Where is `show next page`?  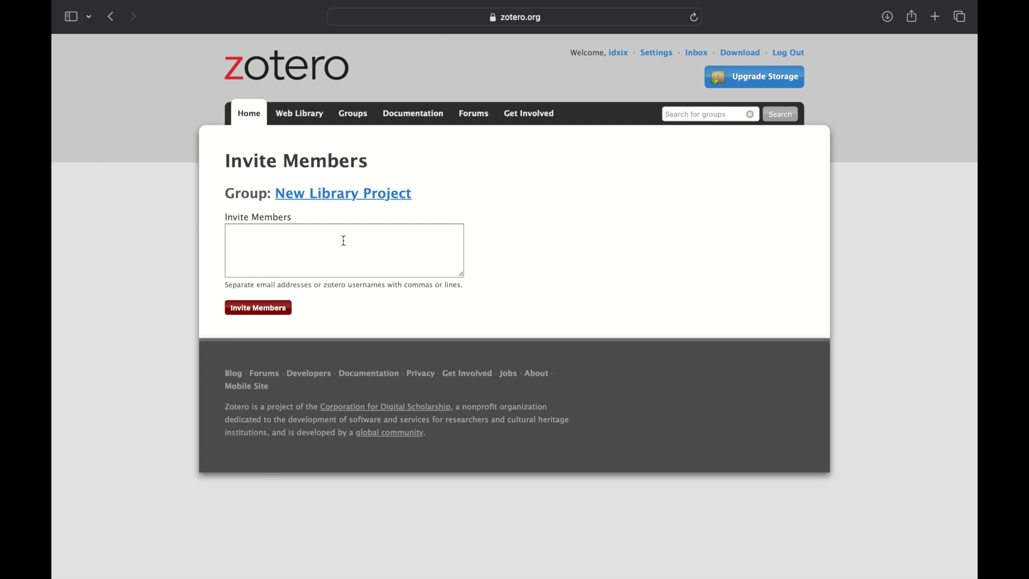
show next page is located at coordinates (133, 16).